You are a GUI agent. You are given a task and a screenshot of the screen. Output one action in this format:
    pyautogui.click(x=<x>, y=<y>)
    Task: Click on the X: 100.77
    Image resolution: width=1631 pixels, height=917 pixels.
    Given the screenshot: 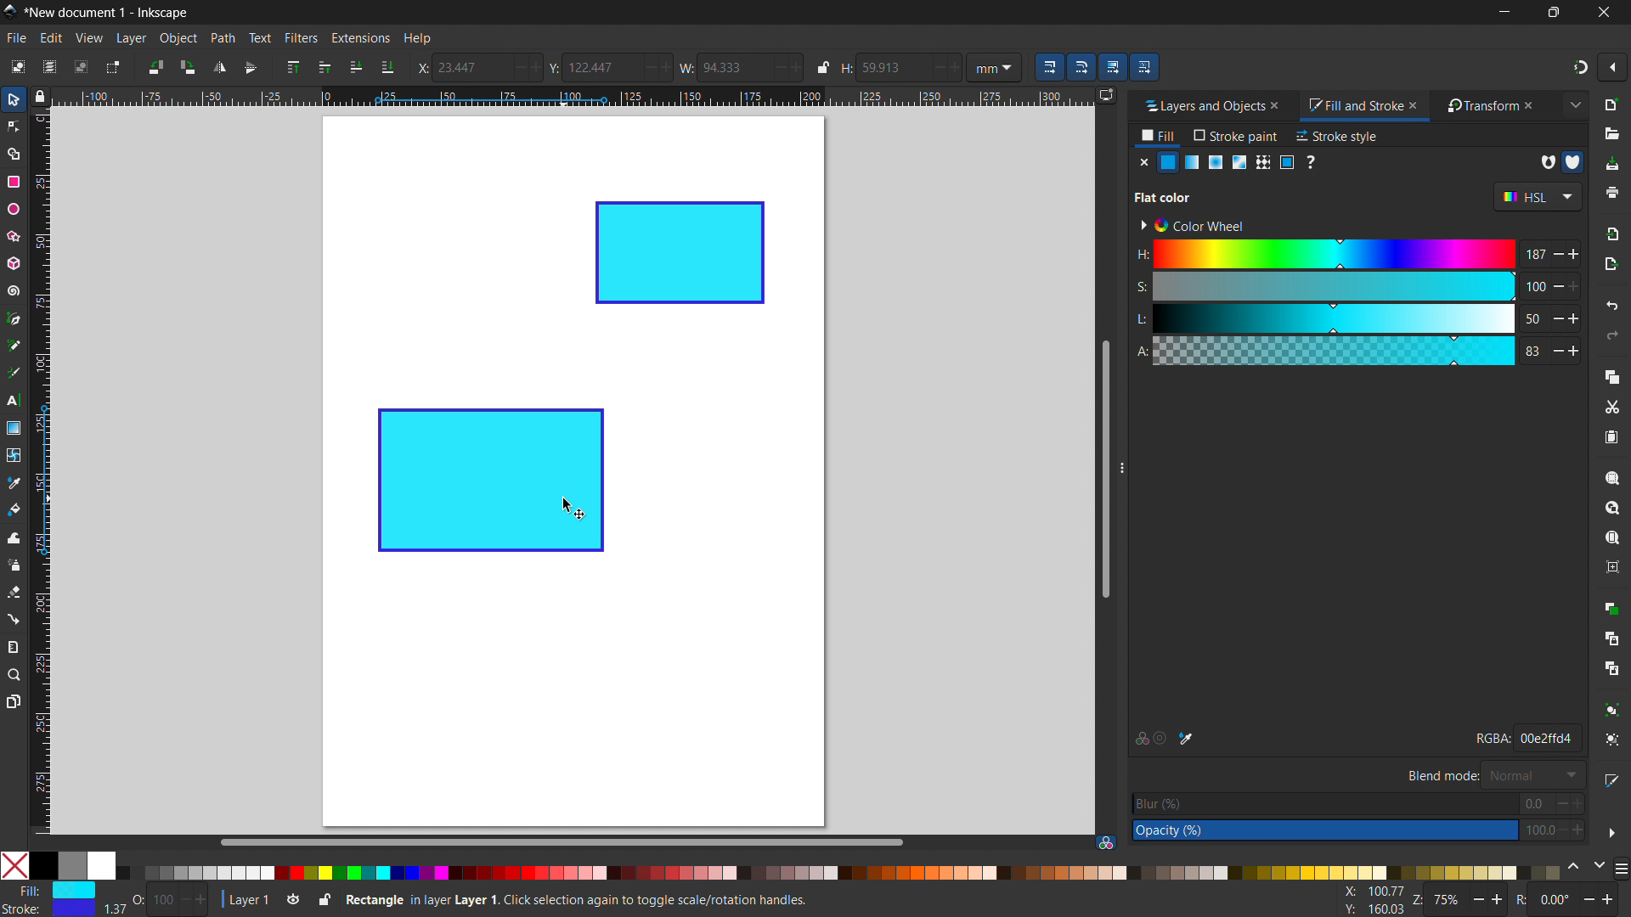 What is the action you would take?
    pyautogui.click(x=1369, y=892)
    